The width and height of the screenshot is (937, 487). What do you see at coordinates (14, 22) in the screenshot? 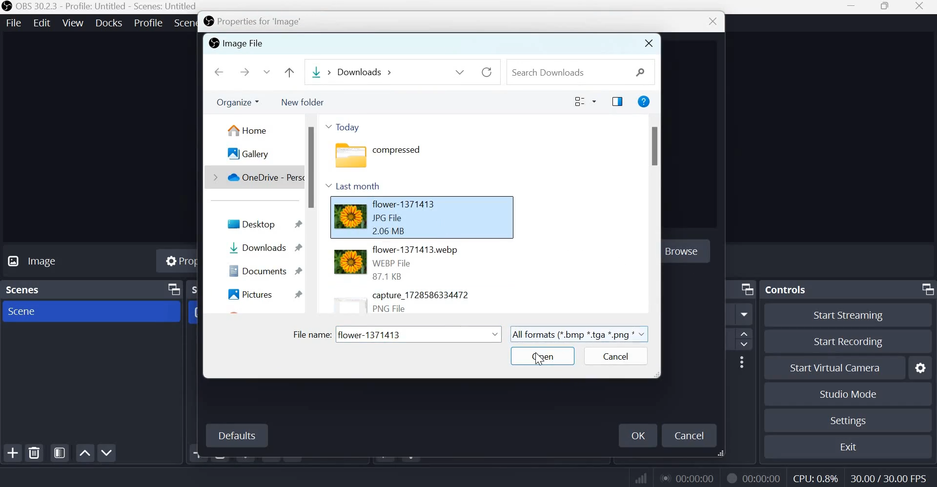
I see `file` at bounding box center [14, 22].